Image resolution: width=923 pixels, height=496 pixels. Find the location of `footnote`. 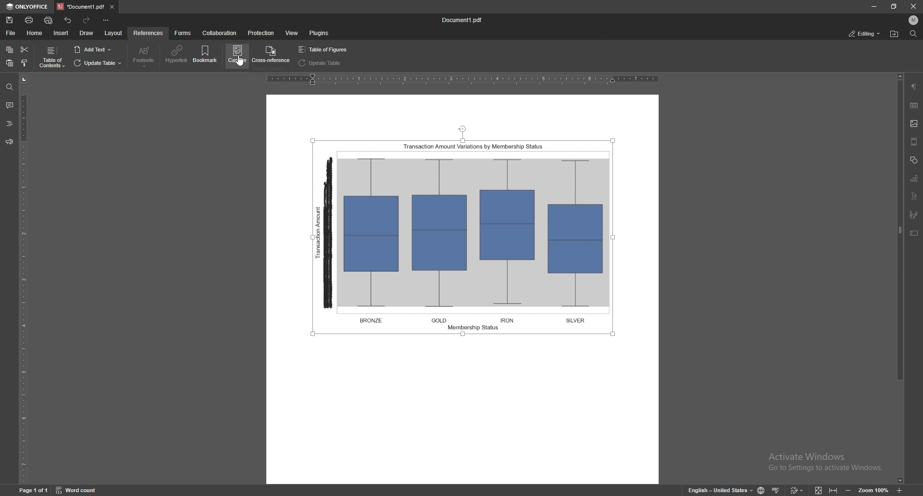

footnote is located at coordinates (144, 57).